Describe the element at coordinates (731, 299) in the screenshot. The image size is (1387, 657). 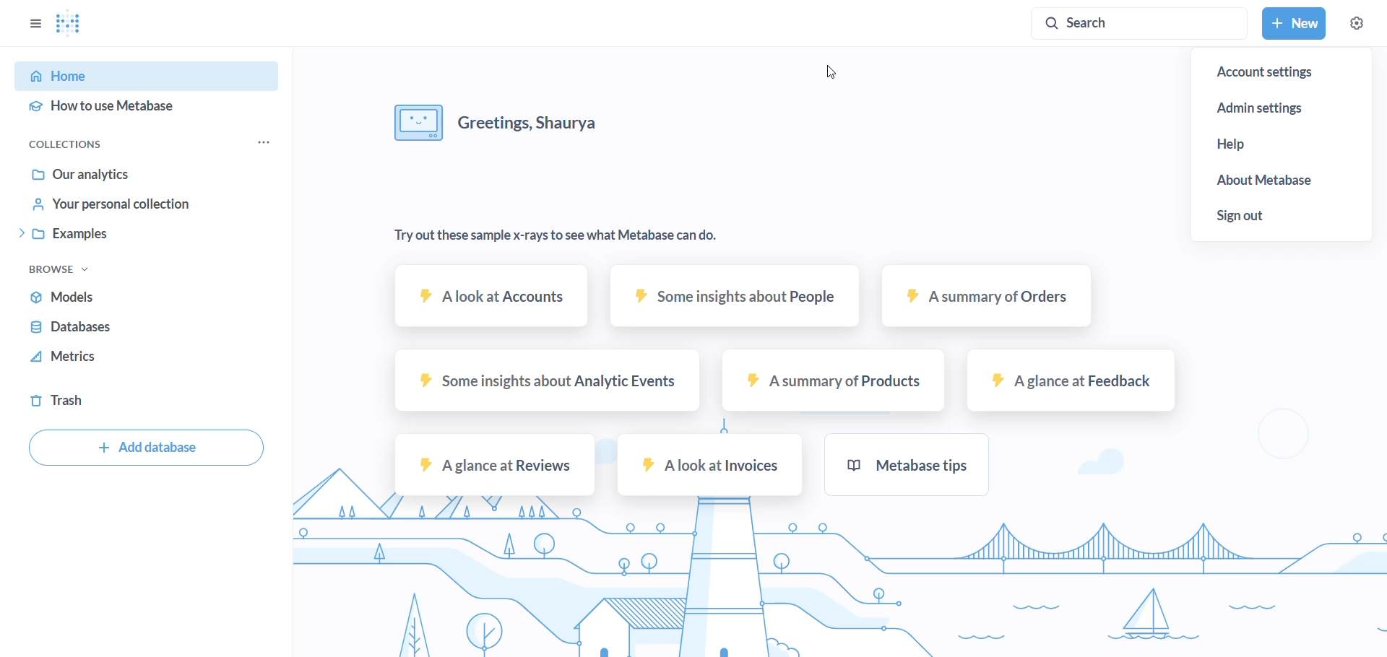
I see `some insights about people sample` at that location.